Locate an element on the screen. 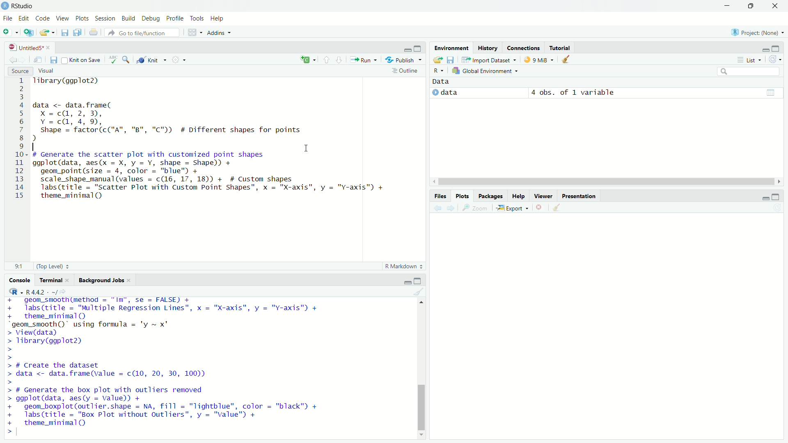  Addins is located at coordinates (220, 32).